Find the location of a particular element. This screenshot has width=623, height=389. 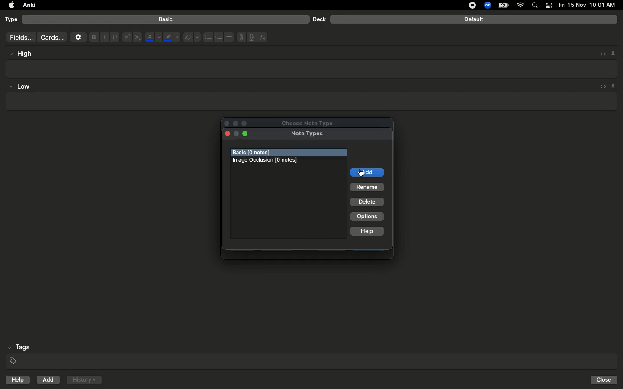

Pin is located at coordinates (614, 86).